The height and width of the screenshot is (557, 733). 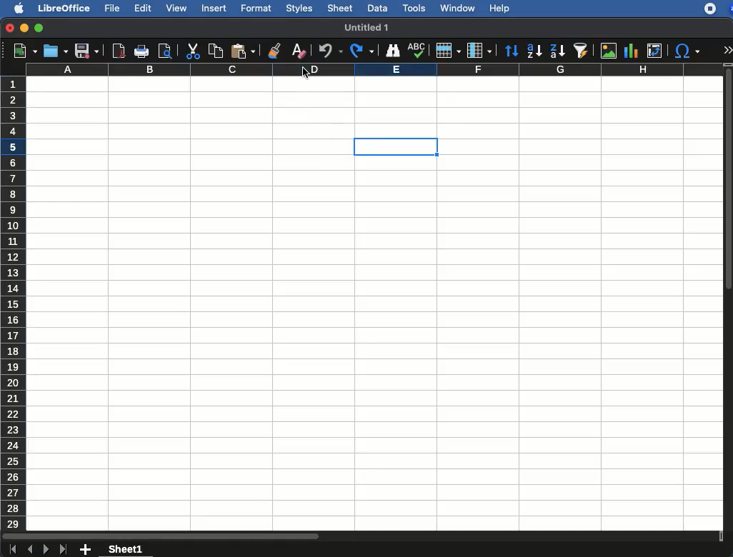 What do you see at coordinates (339, 9) in the screenshot?
I see `sheet` at bounding box center [339, 9].